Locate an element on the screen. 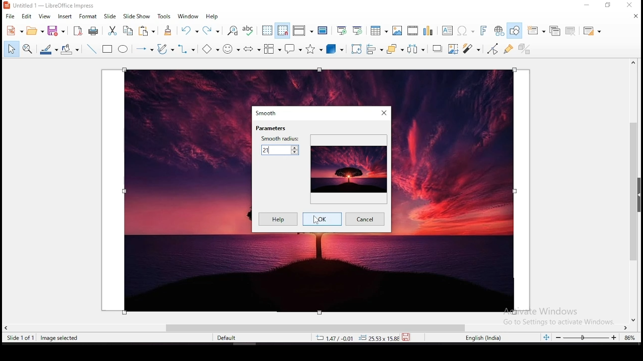 Image resolution: width=643 pixels, height=361 pixels. display views is located at coordinates (303, 31).